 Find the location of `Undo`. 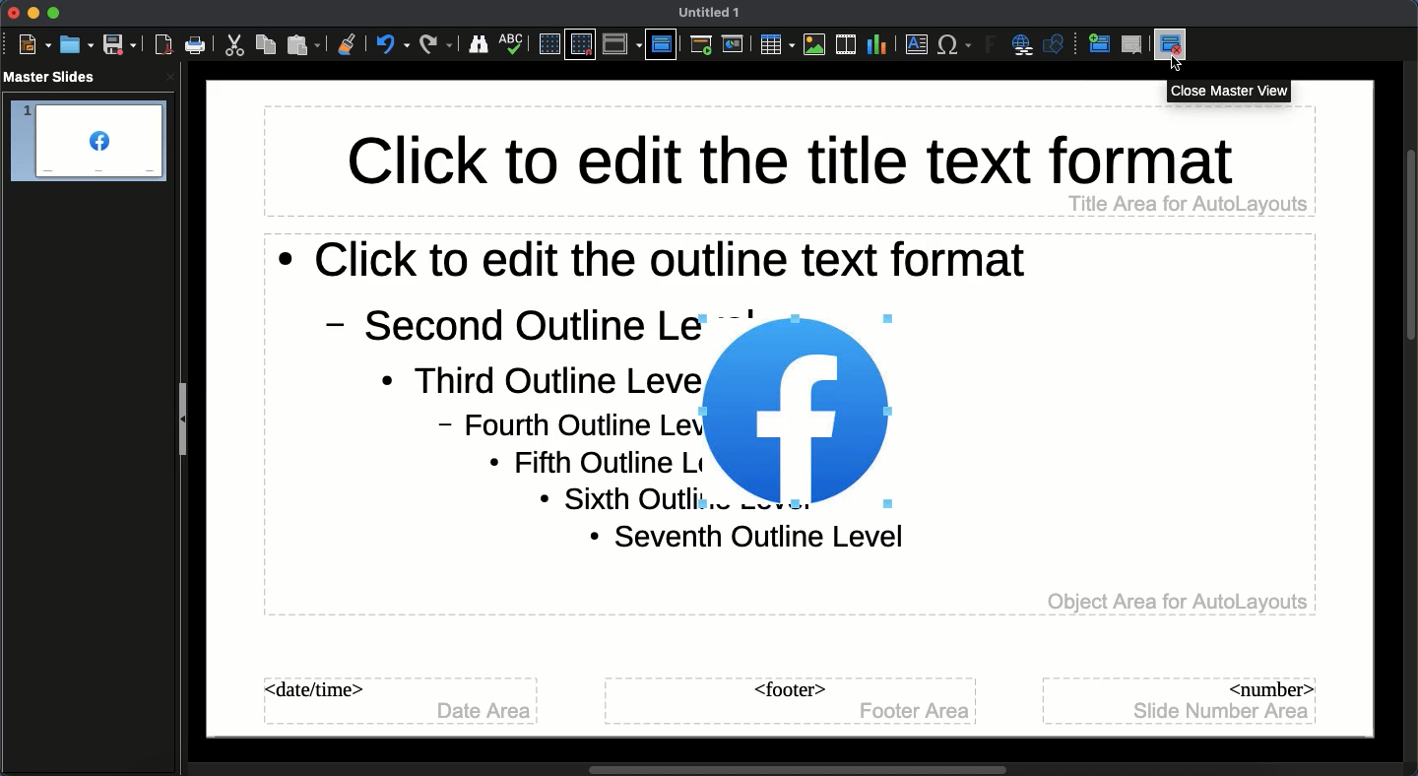

Undo is located at coordinates (393, 44).